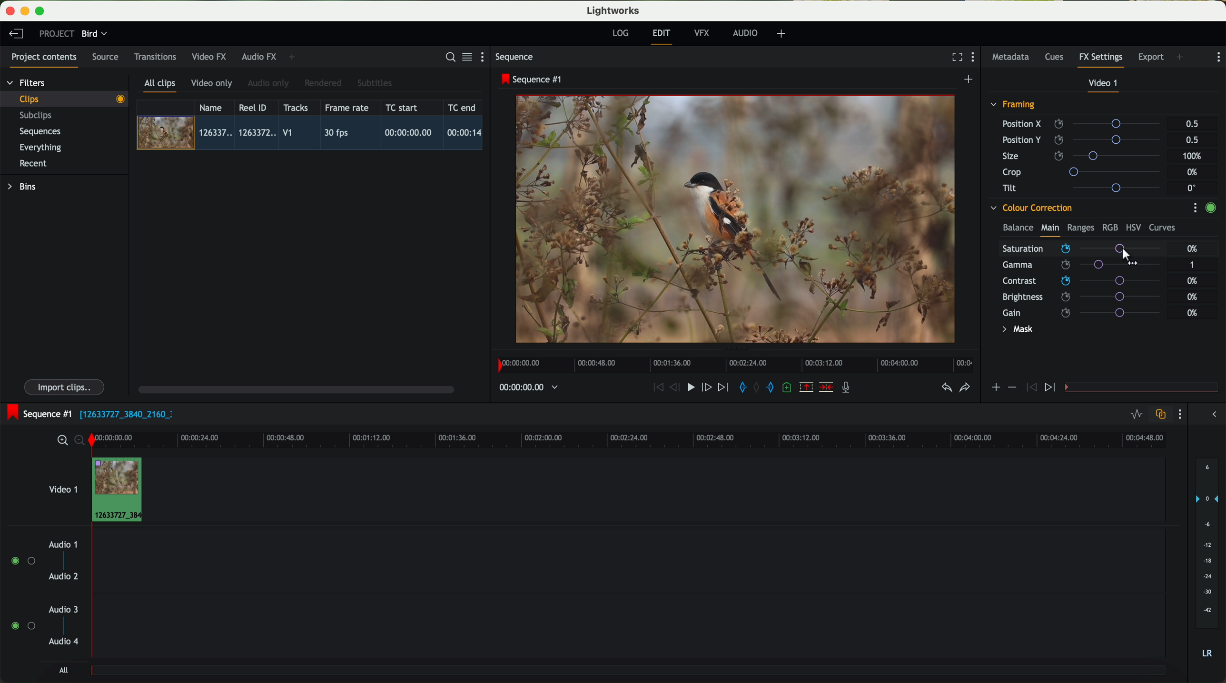 This screenshot has height=683, width=1226. I want to click on all clips, so click(160, 86).